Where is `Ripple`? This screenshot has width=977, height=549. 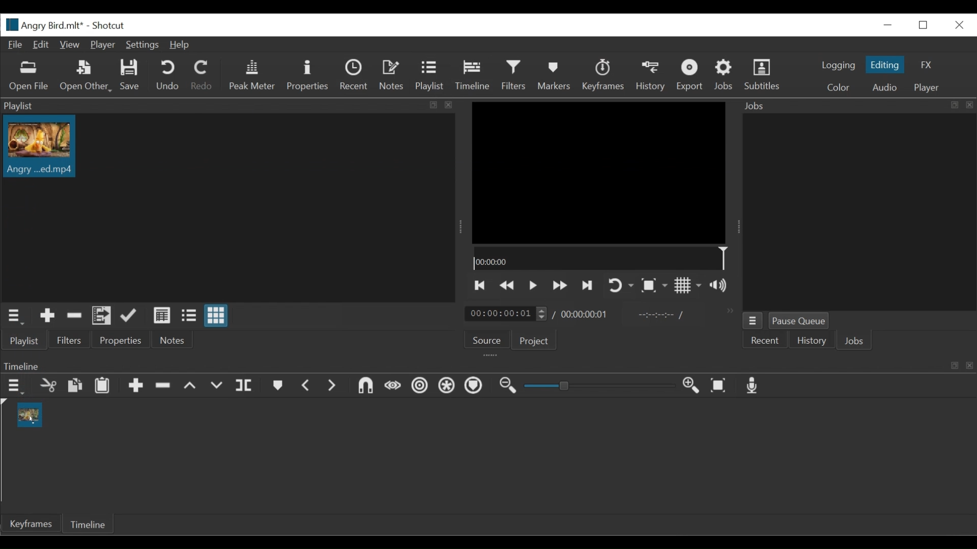 Ripple is located at coordinates (421, 387).